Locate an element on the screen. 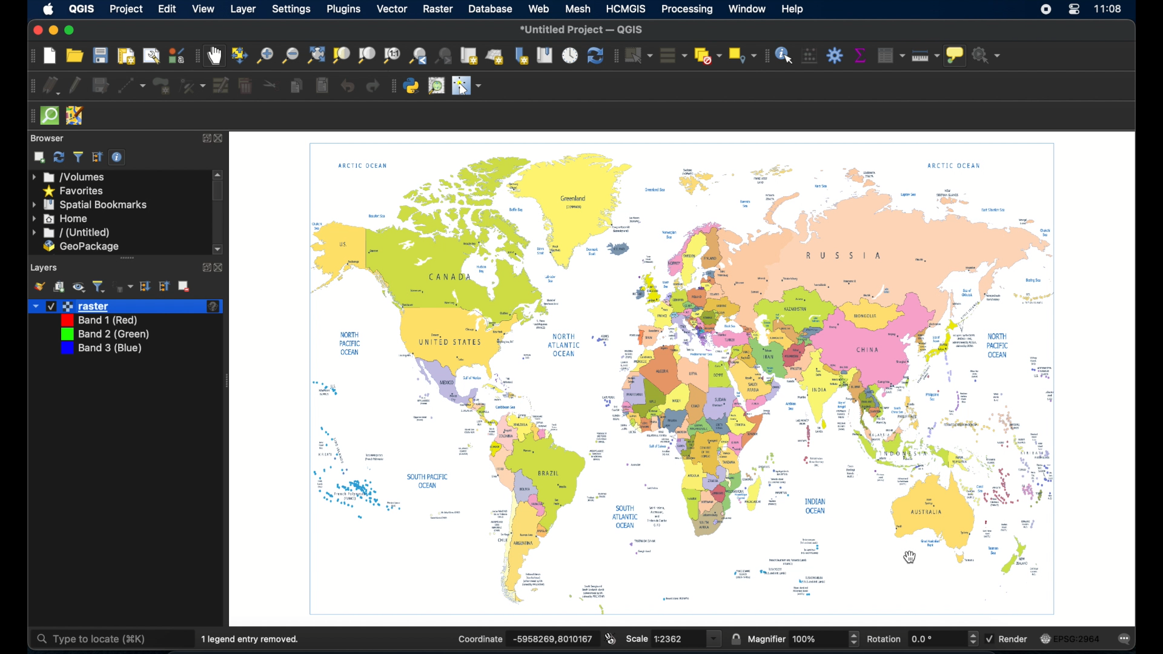 This screenshot has width=1163, height=654. Band 1 is located at coordinates (101, 320).